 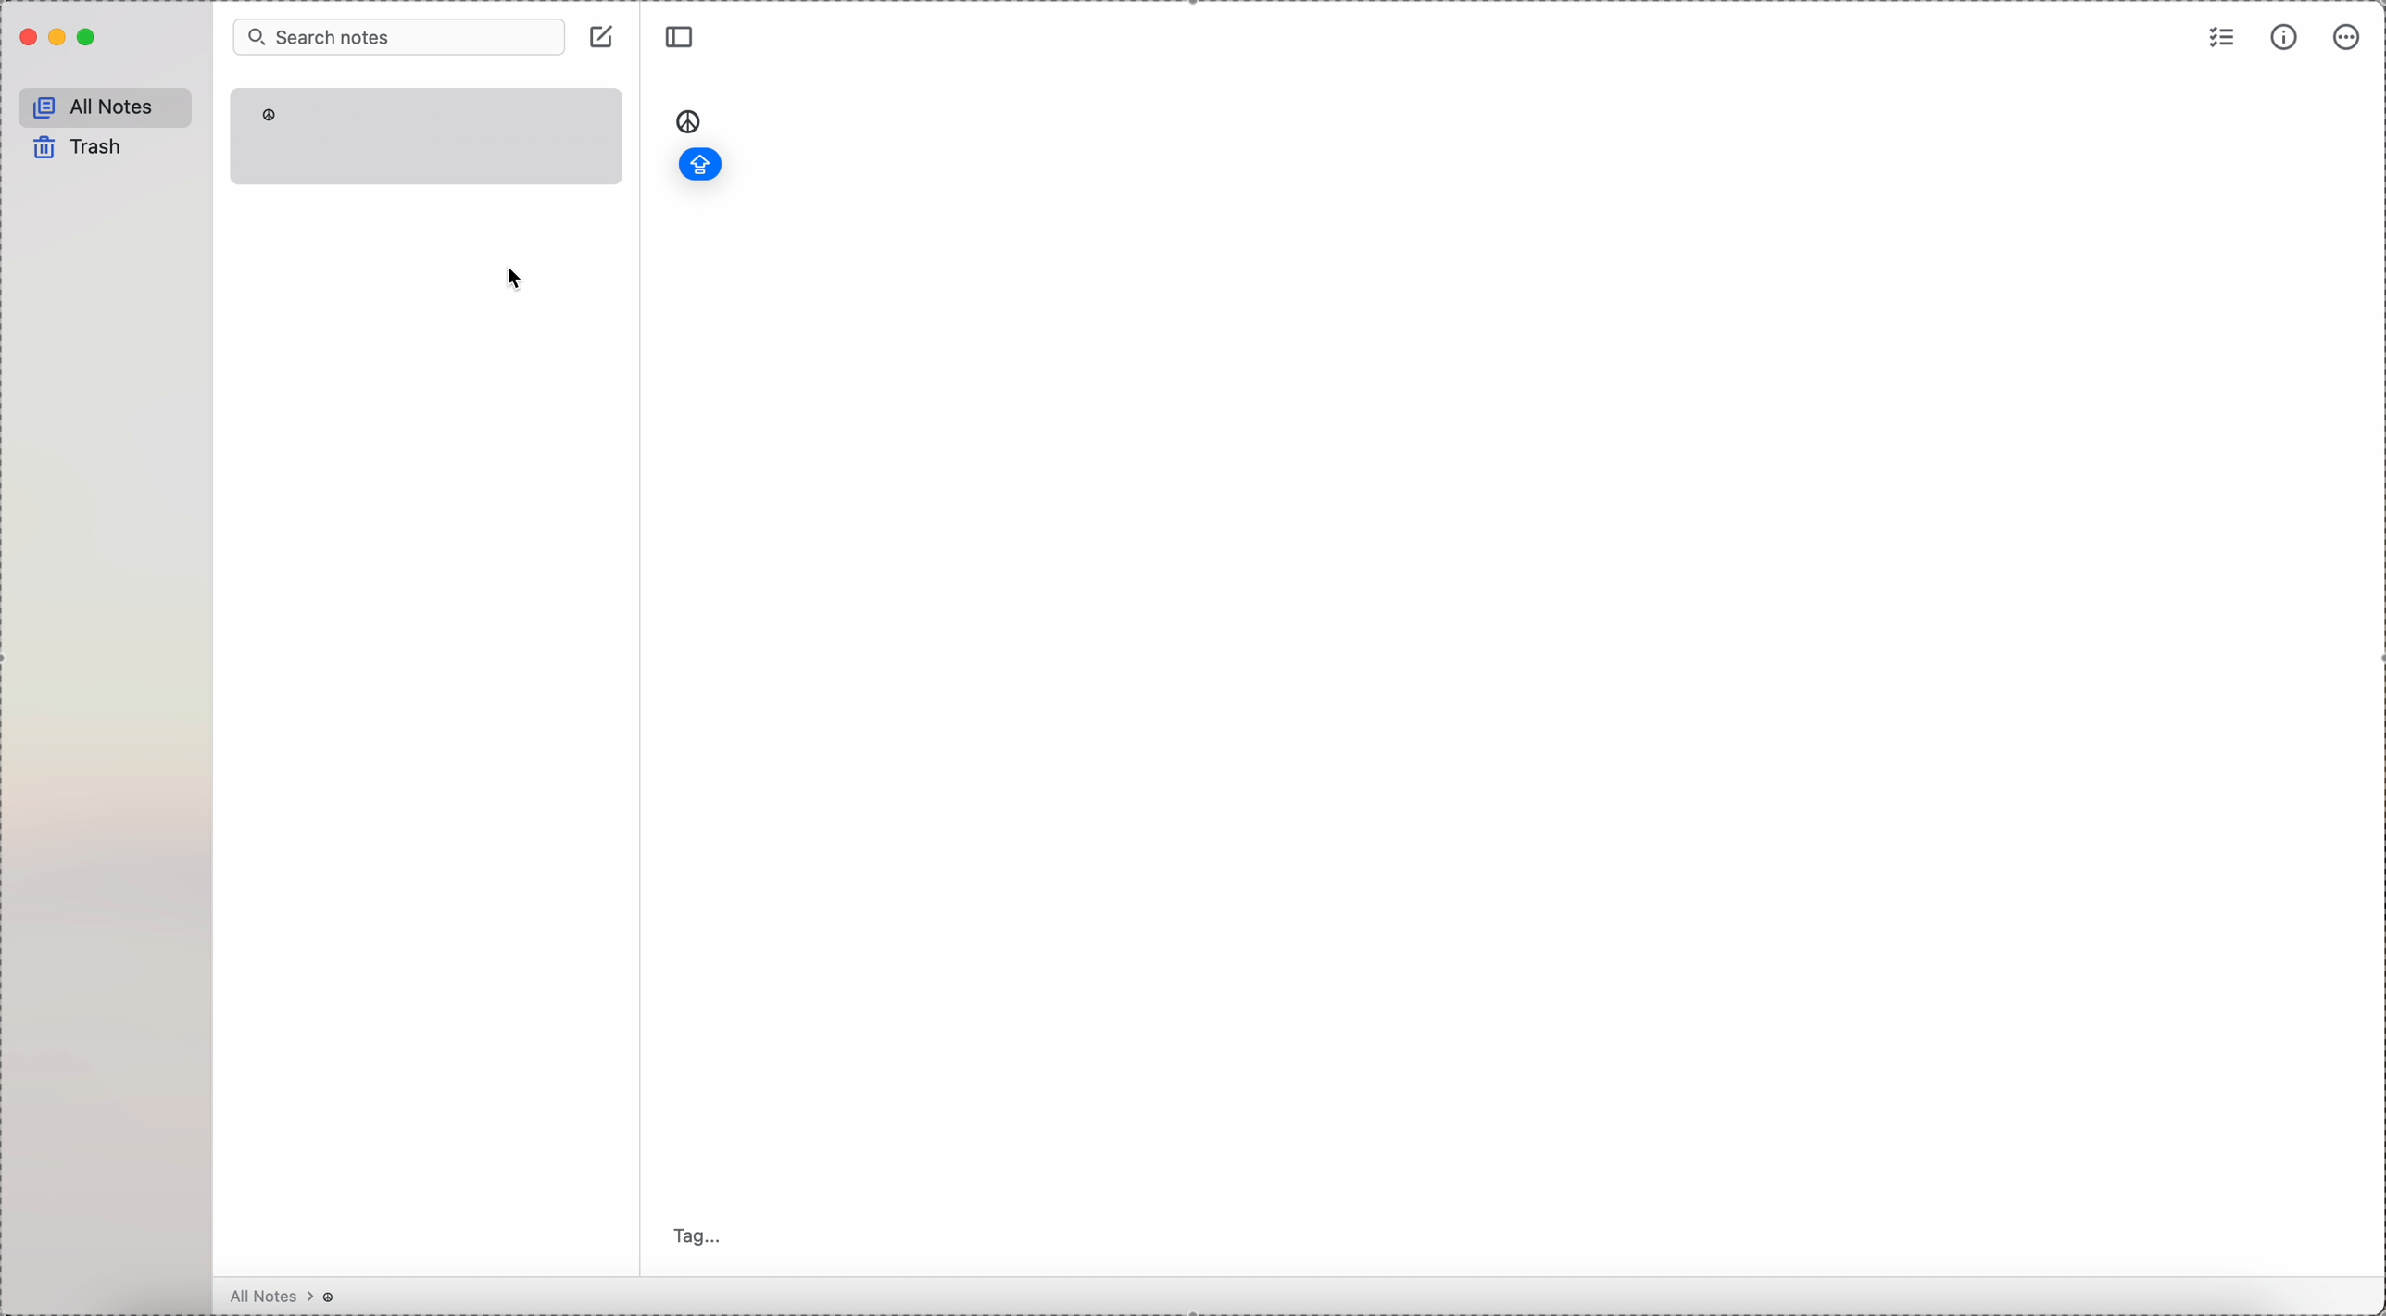 I want to click on more options, so click(x=2349, y=39).